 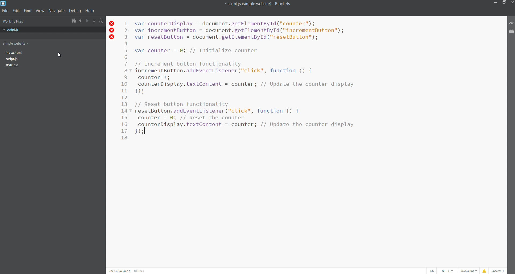 I want to click on minimize, so click(x=497, y=3).